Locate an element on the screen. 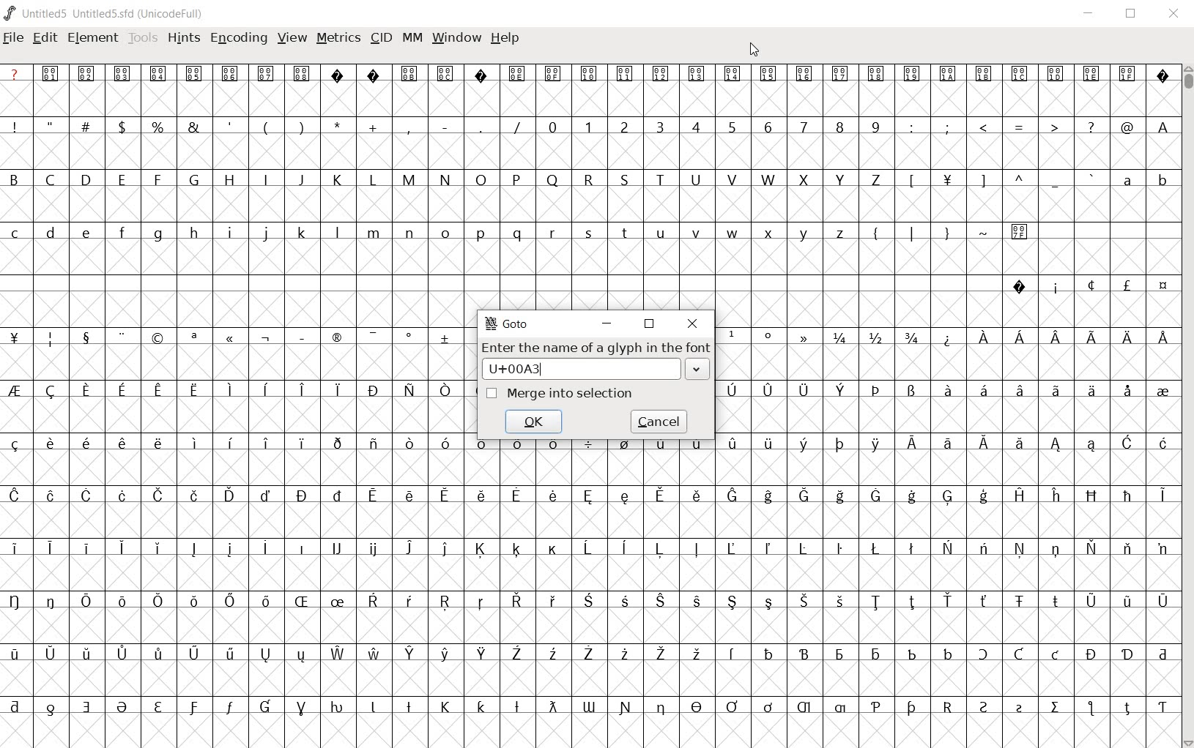  Symbol is located at coordinates (302, 654).